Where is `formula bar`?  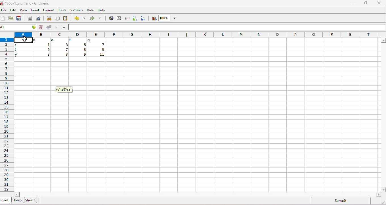 formula bar is located at coordinates (227, 27).